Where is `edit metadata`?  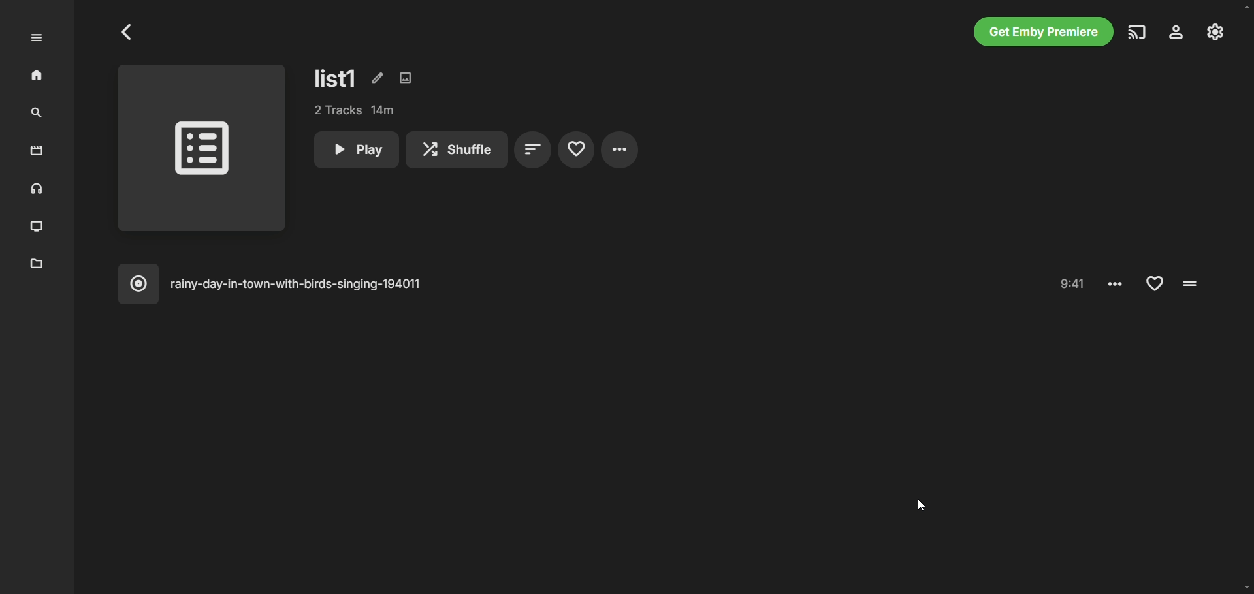 edit metadata is located at coordinates (376, 77).